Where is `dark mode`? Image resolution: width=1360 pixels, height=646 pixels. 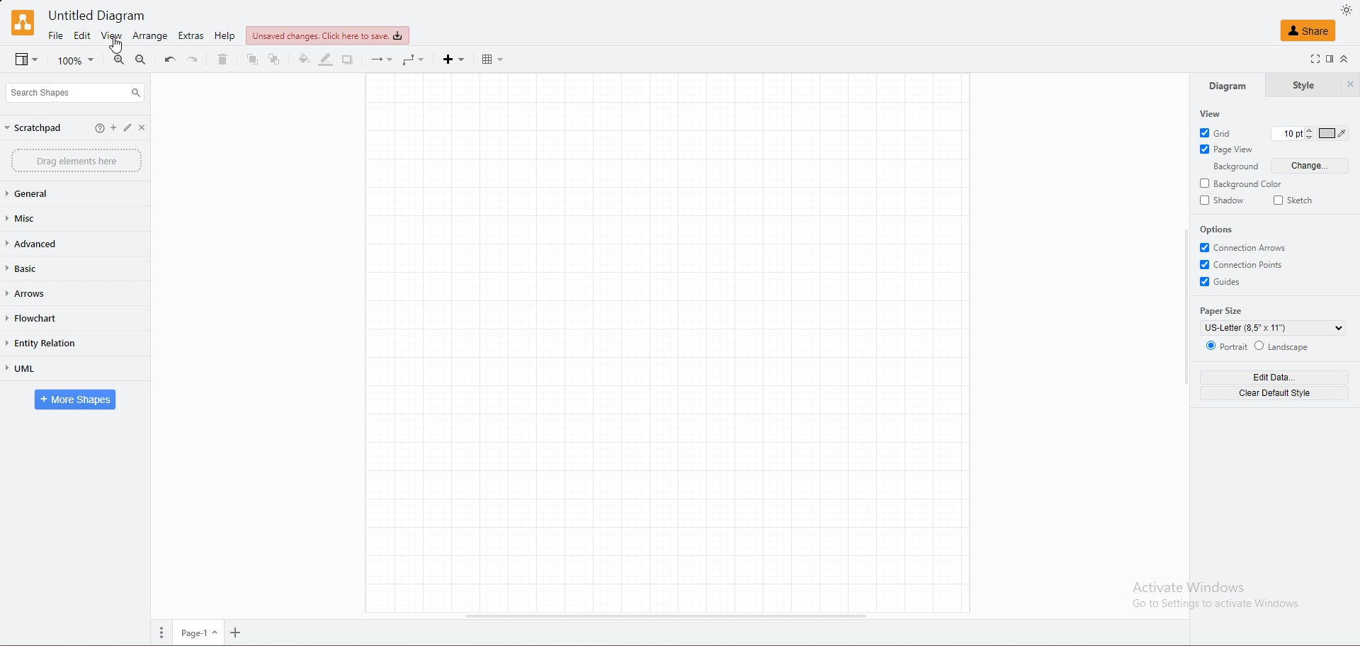
dark mode is located at coordinates (1347, 11).